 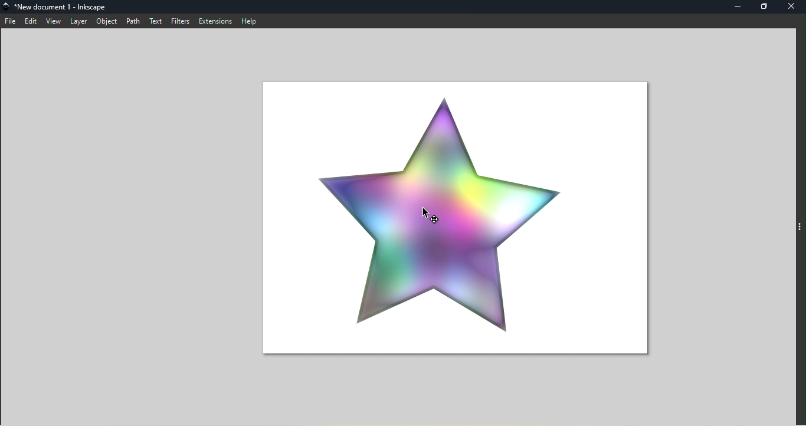 I want to click on Help, so click(x=250, y=21).